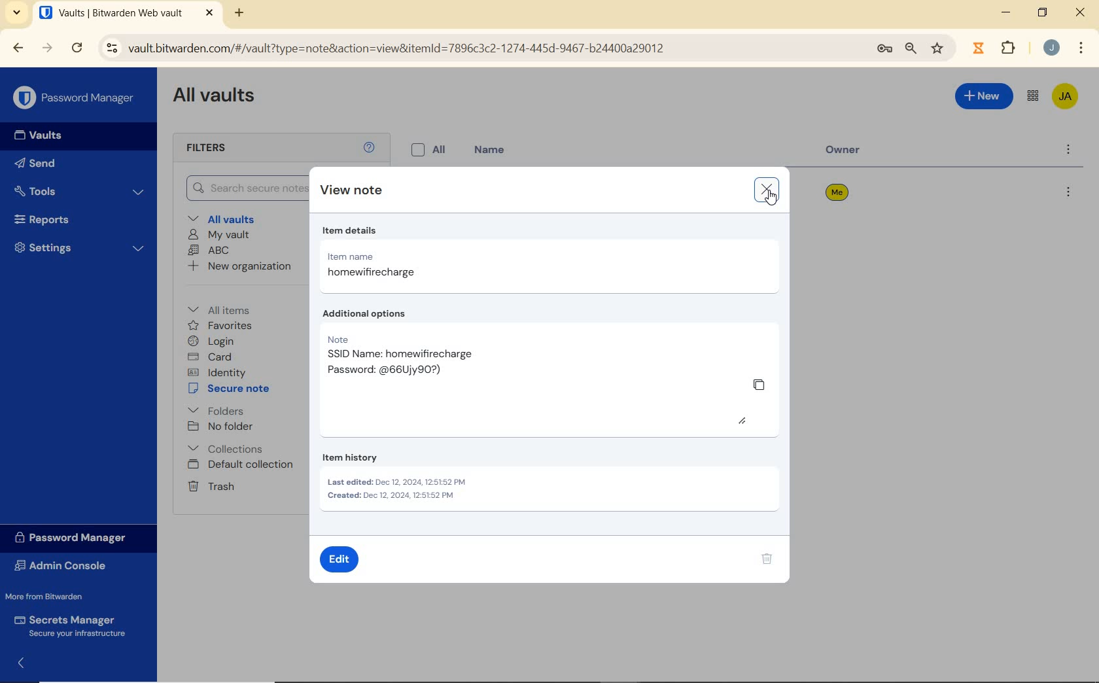  Describe the element at coordinates (17, 665) in the screenshot. I see `expand/collapse` at that location.